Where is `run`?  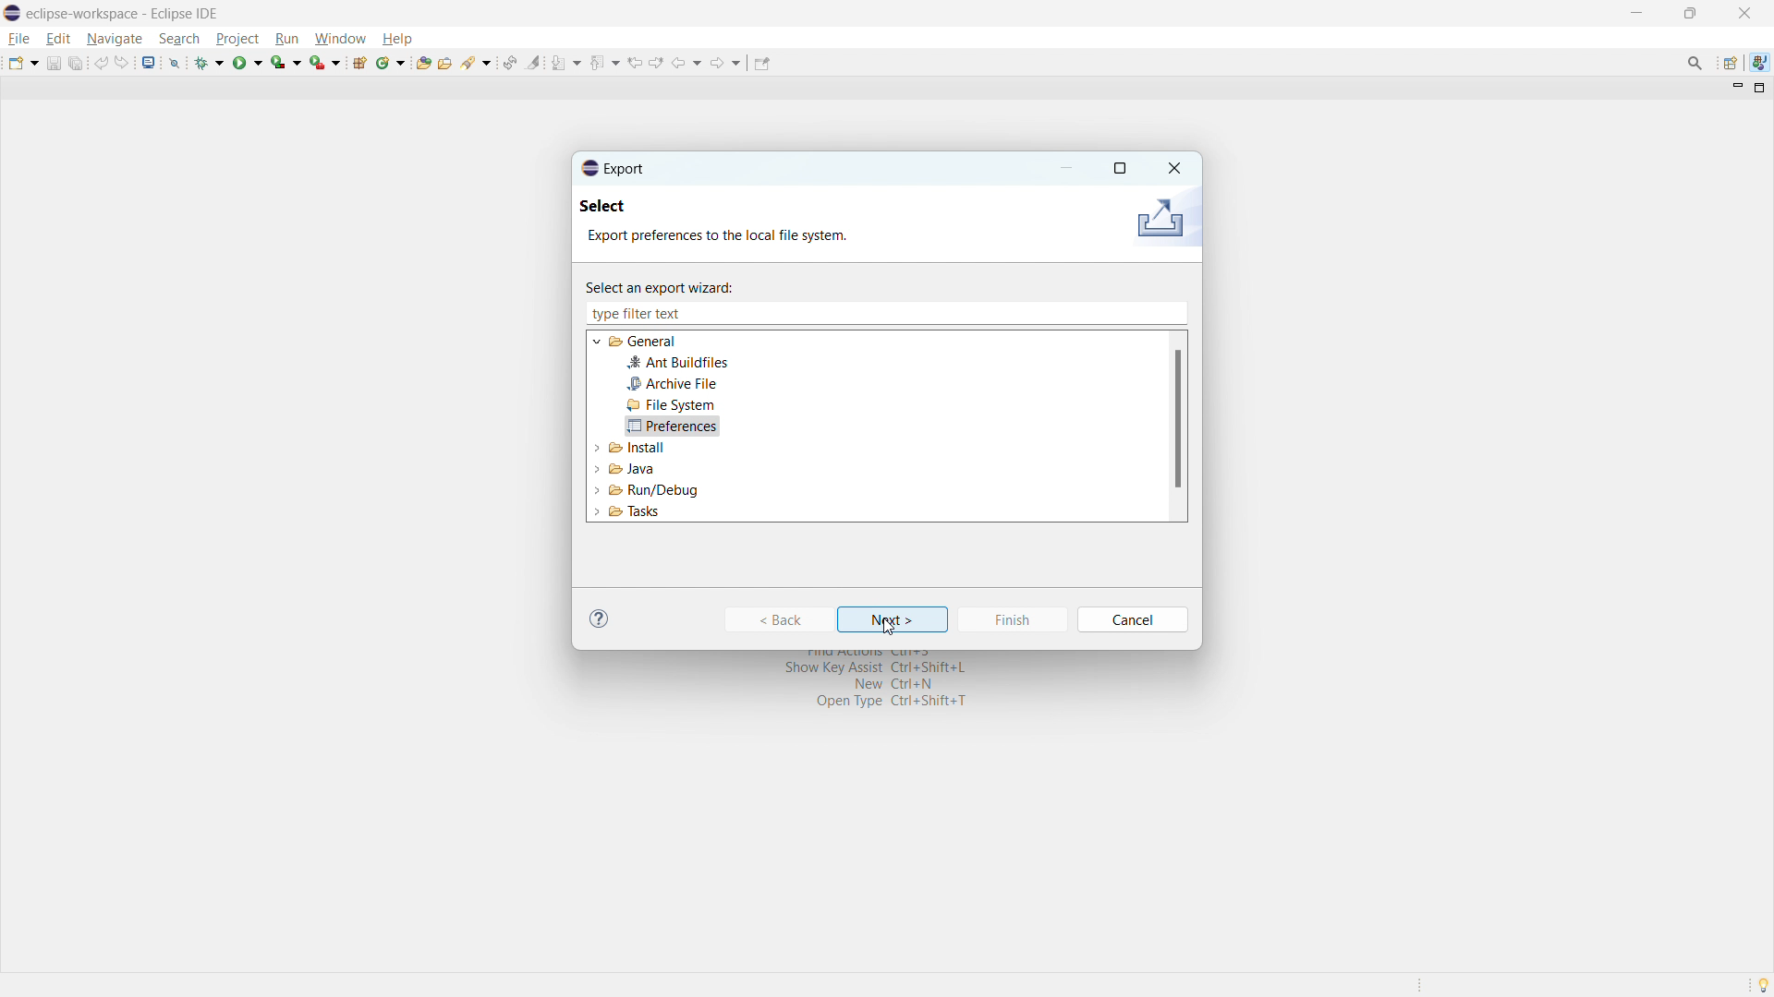 run is located at coordinates (286, 39).